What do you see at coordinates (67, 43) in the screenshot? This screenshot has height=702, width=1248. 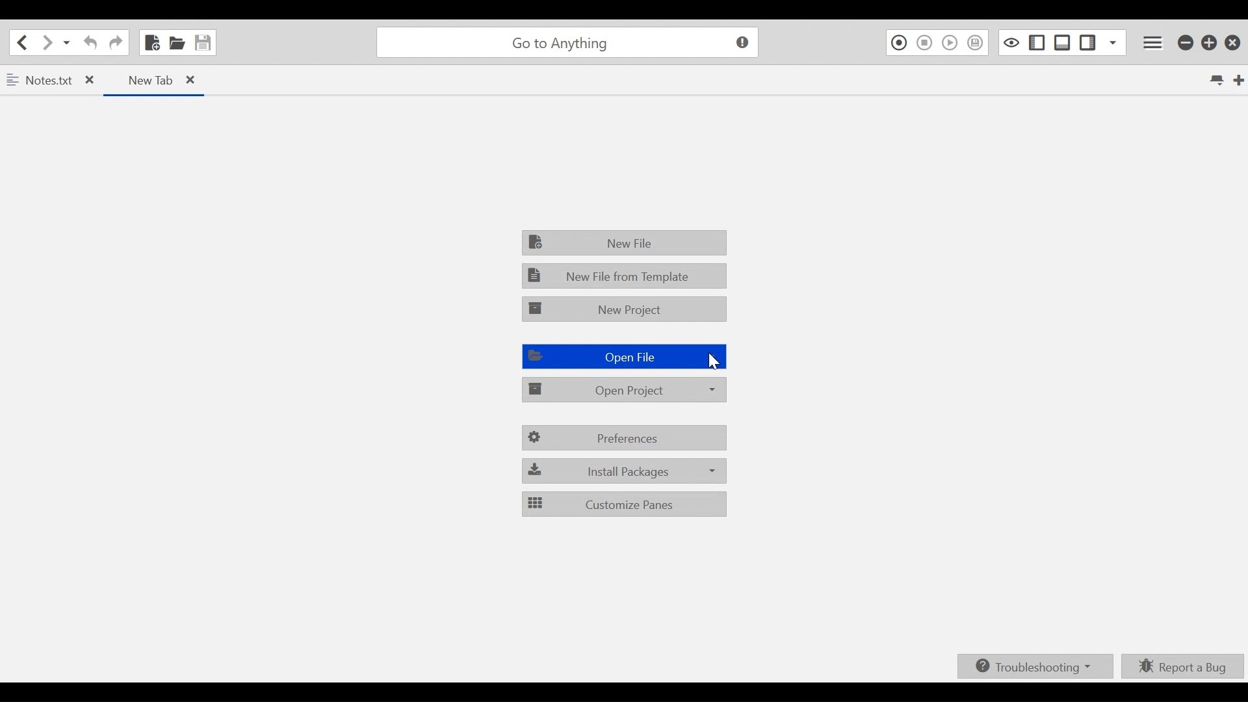 I see `Recent locations` at bounding box center [67, 43].